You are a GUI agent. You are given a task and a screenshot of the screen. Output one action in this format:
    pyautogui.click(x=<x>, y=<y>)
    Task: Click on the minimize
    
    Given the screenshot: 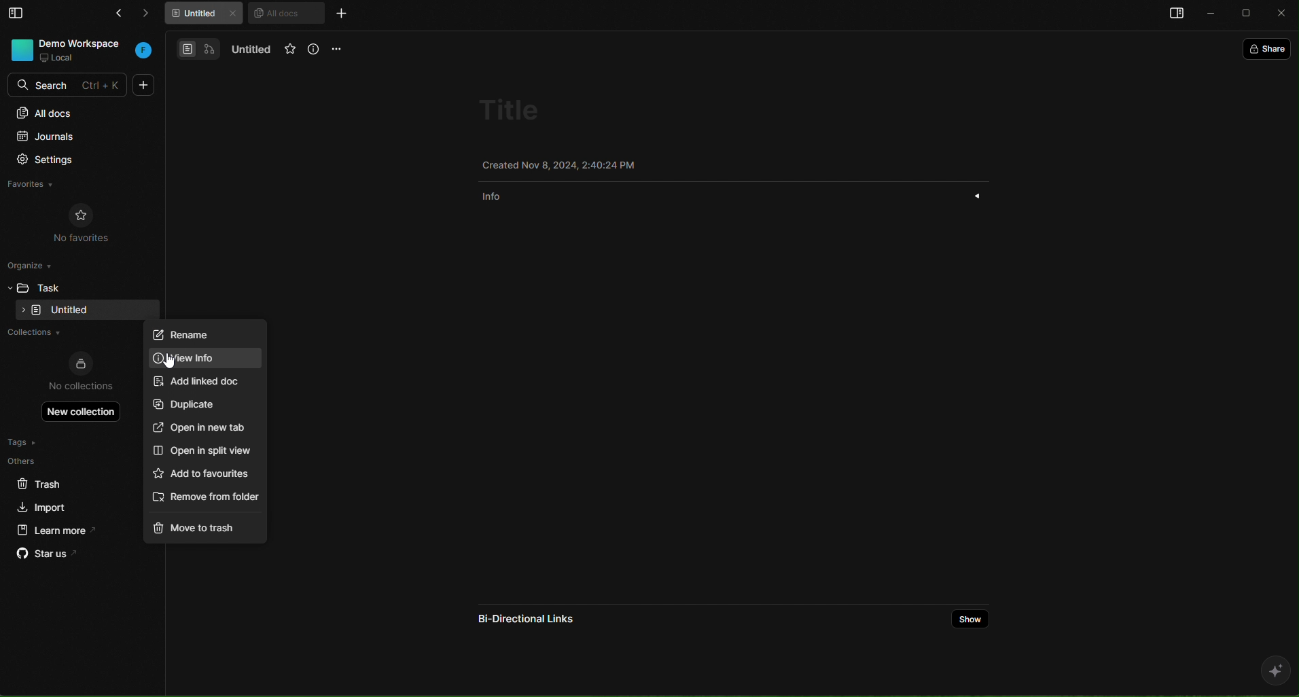 What is the action you would take?
    pyautogui.click(x=1212, y=14)
    